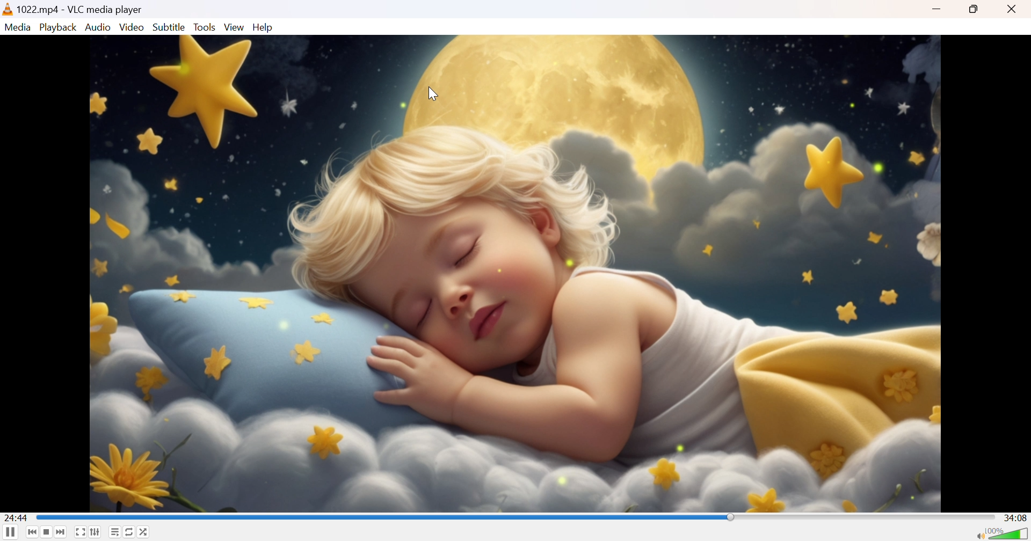 The image size is (1031, 541). I want to click on Scroll bar, so click(386, 517).